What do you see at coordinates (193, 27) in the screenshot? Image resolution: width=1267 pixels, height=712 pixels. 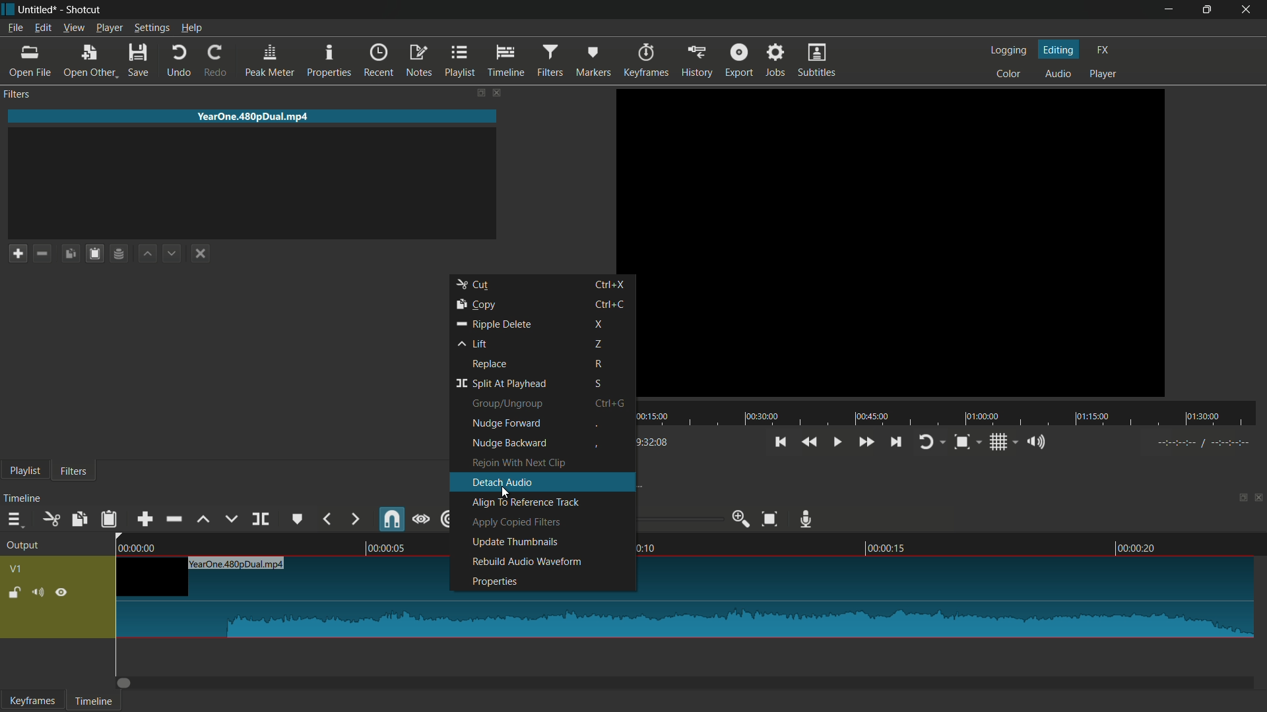 I see `help menu` at bounding box center [193, 27].